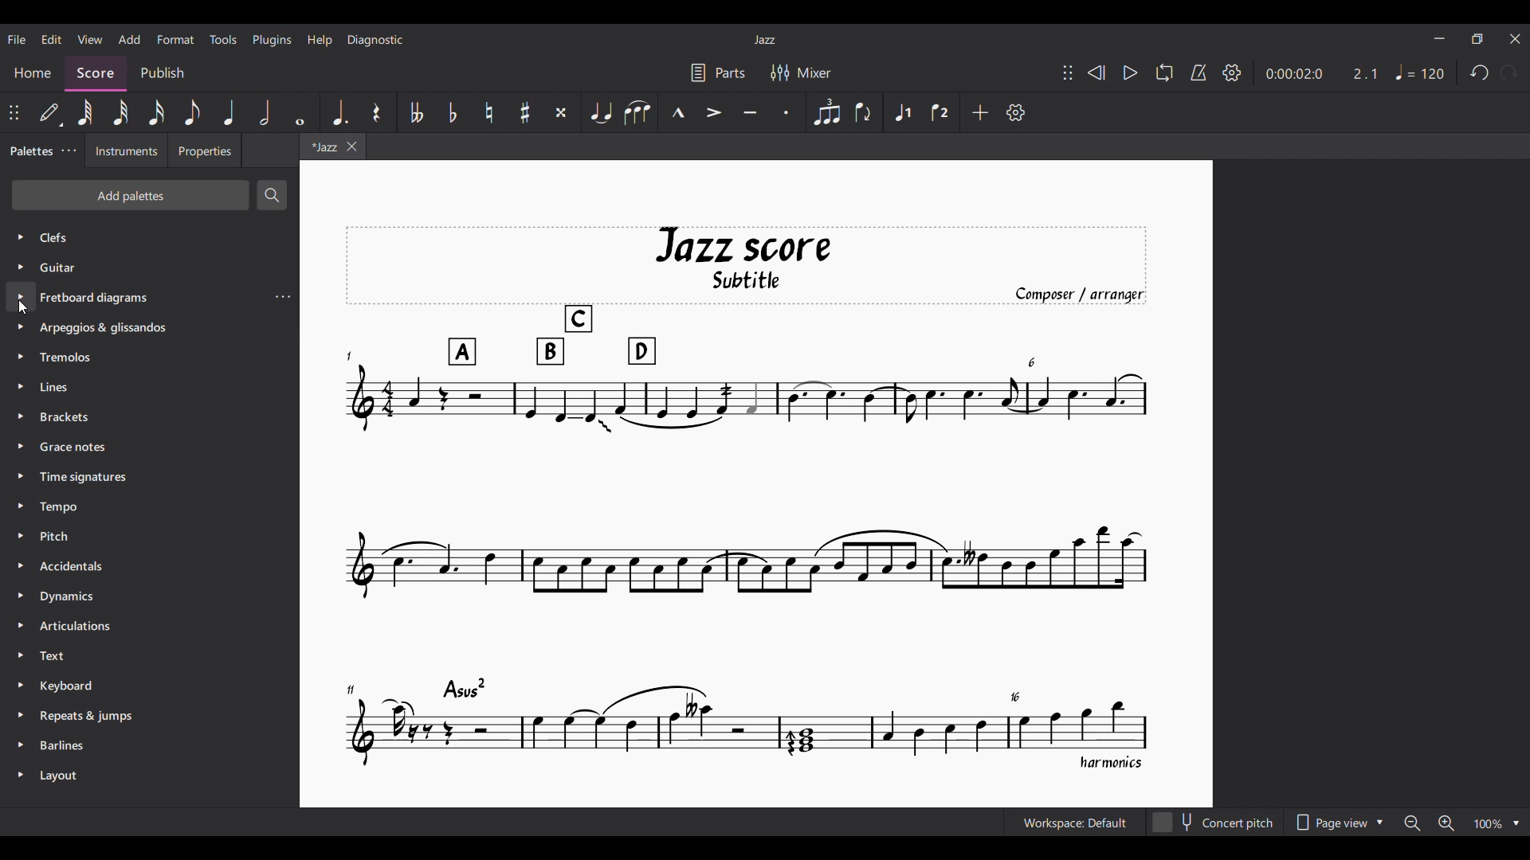 Image resolution: width=1530 pixels, height=860 pixels. What do you see at coordinates (76, 448) in the screenshot?
I see `Grace` at bounding box center [76, 448].